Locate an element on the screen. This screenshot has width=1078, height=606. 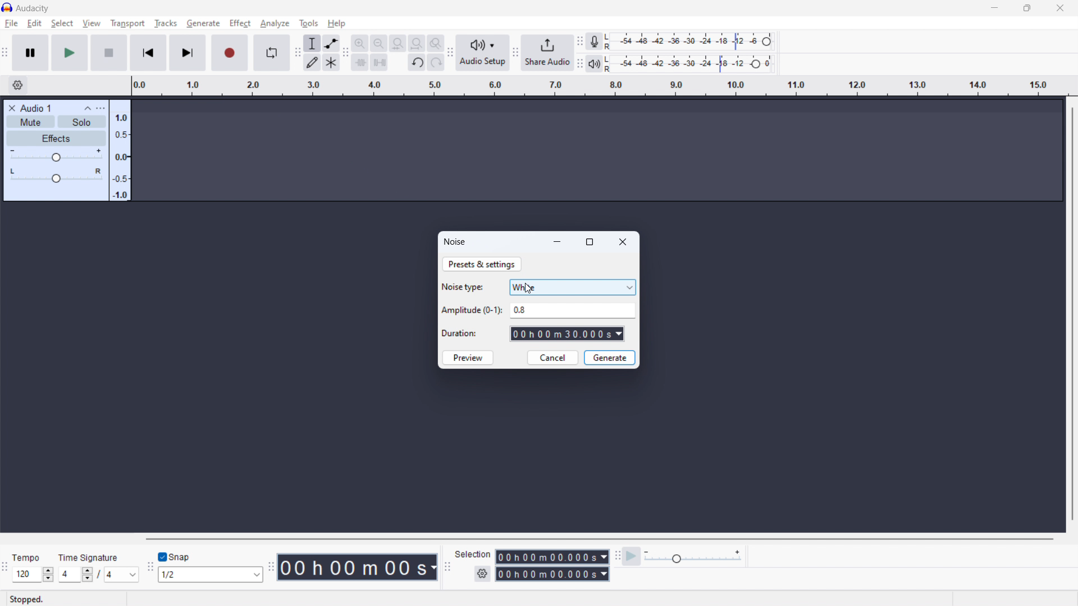
horizontal scrollbar is located at coordinates (597, 539).